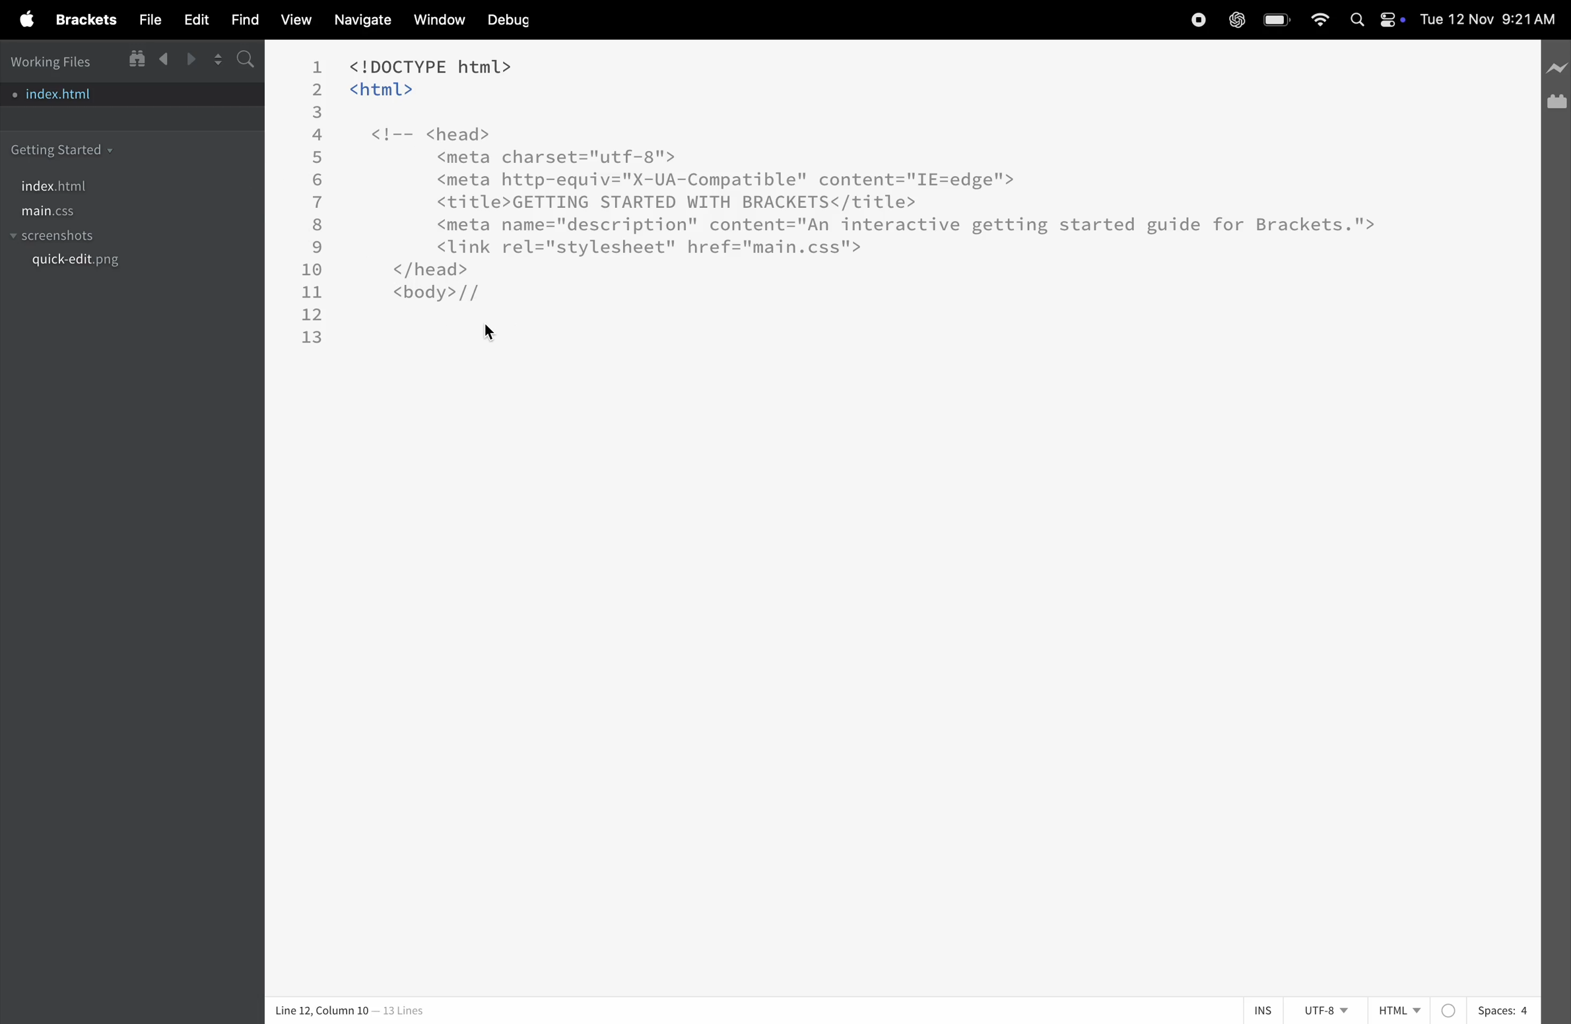 Image resolution: width=1571 pixels, height=1024 pixels. Describe the element at coordinates (1253, 1011) in the screenshot. I see `ins` at that location.